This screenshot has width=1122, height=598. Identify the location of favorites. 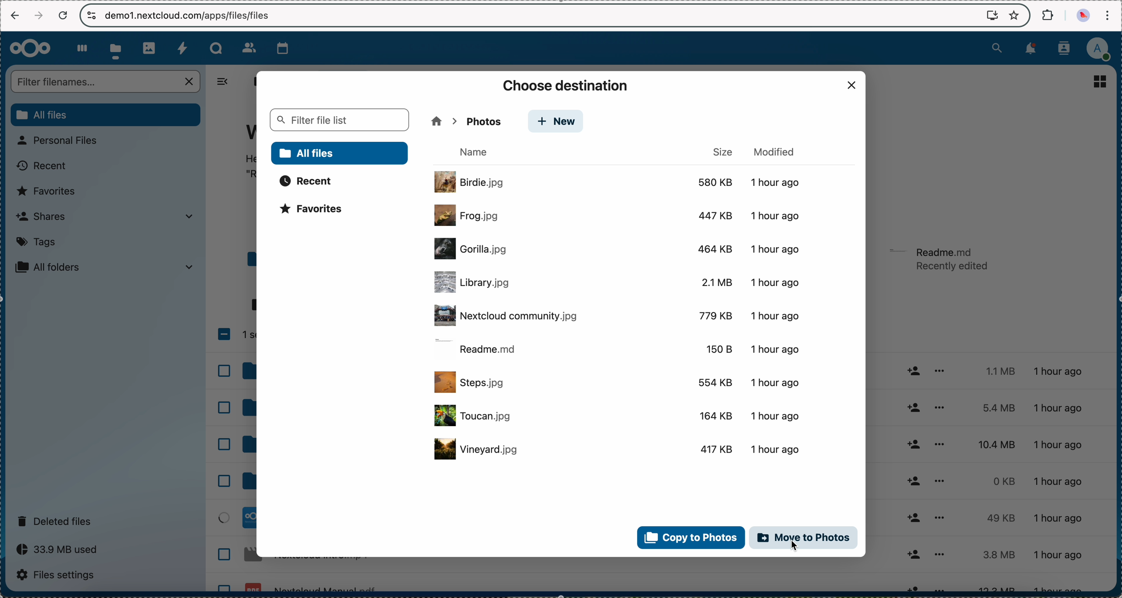
(1013, 15).